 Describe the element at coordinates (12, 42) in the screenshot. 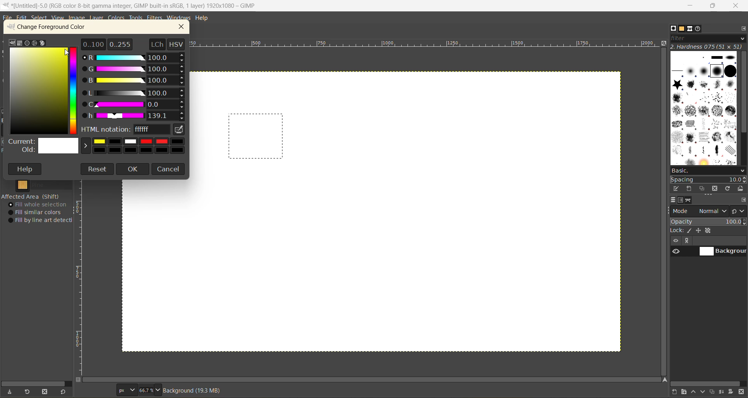

I see `gimp` at that location.